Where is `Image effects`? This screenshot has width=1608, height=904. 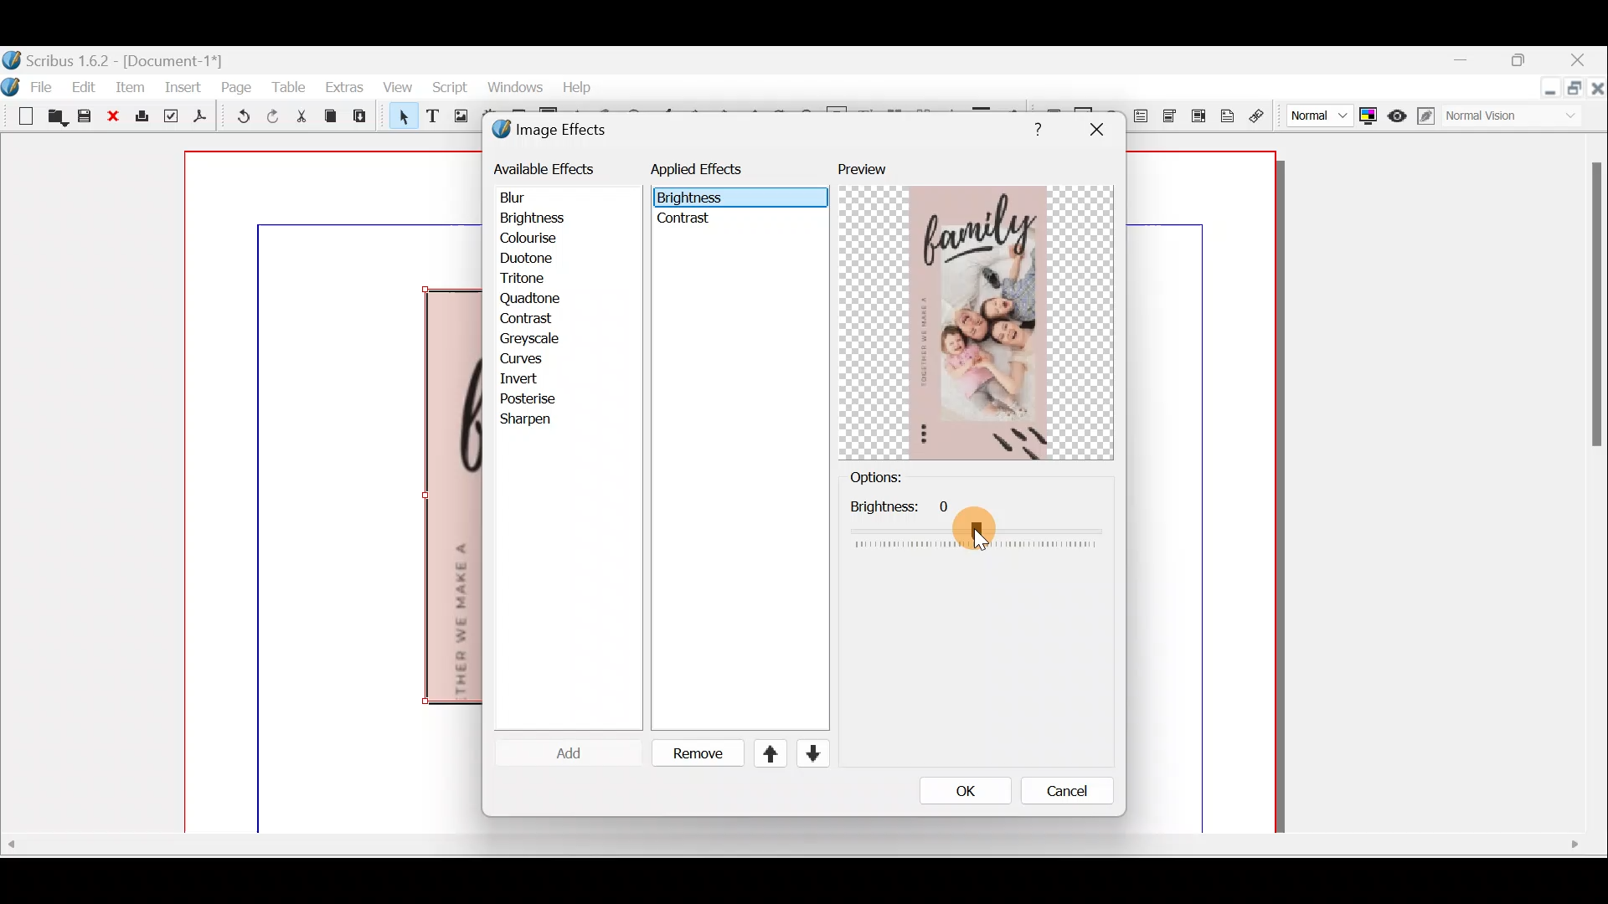 Image effects is located at coordinates (559, 131).